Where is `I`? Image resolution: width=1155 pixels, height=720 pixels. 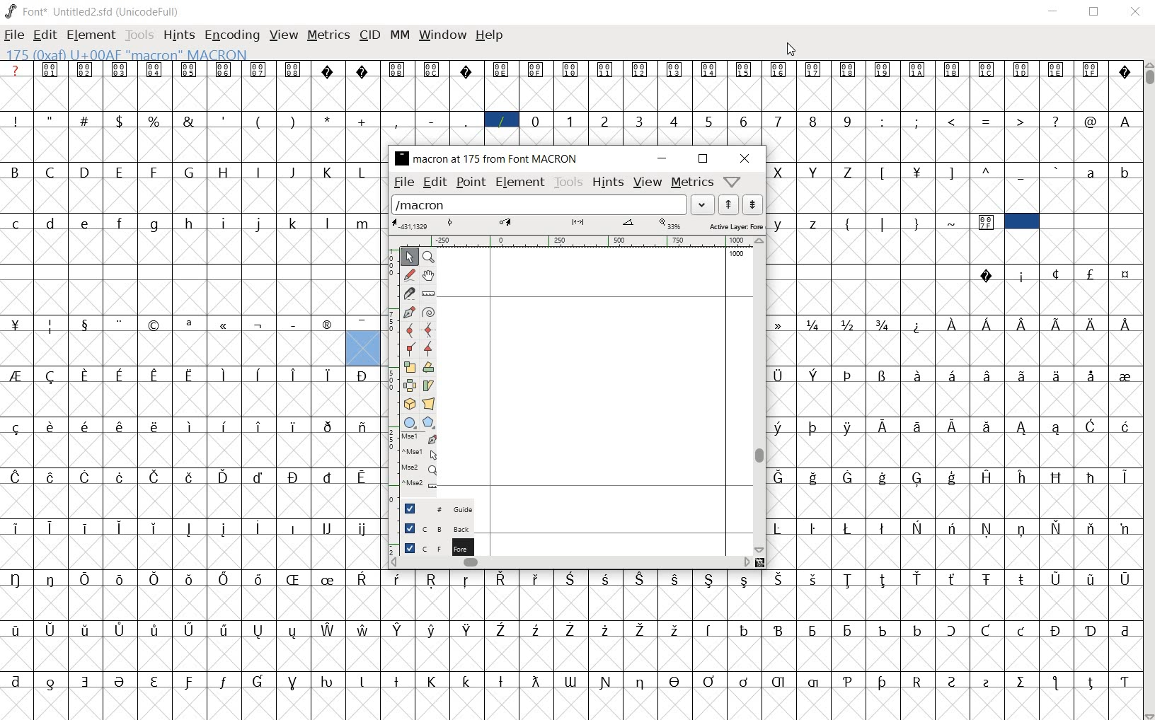
I is located at coordinates (260, 171).